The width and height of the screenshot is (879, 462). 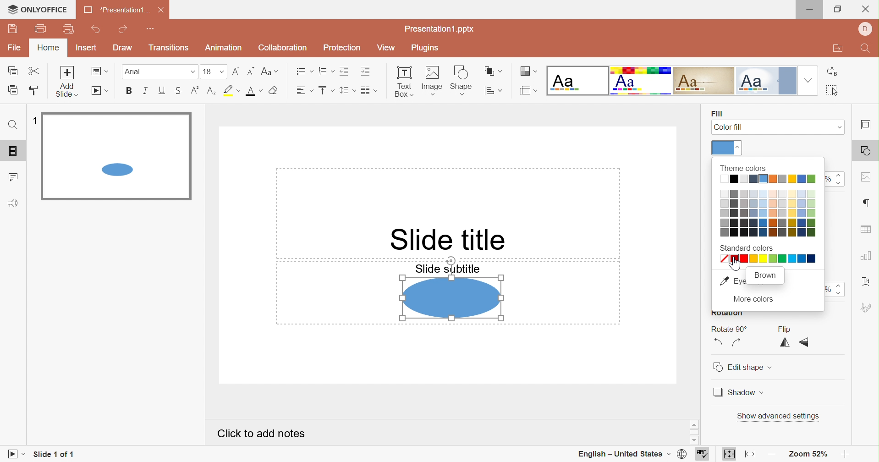 What do you see at coordinates (682, 454) in the screenshot?
I see `Set document language` at bounding box center [682, 454].